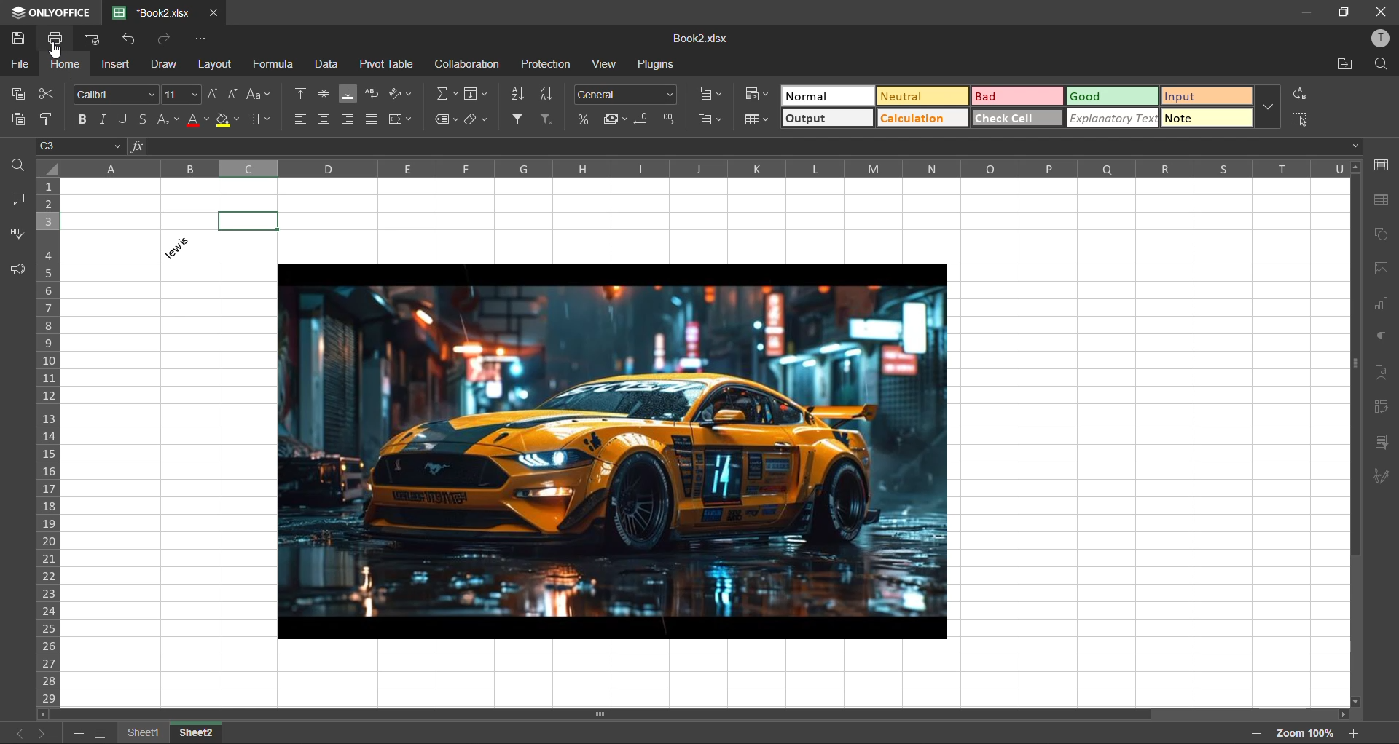 This screenshot has width=1399, height=744. What do you see at coordinates (1207, 117) in the screenshot?
I see `note` at bounding box center [1207, 117].